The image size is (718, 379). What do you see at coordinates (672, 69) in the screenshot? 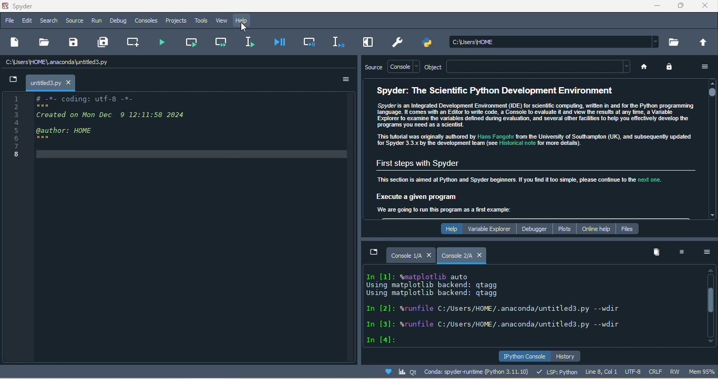
I see `lock` at bounding box center [672, 69].